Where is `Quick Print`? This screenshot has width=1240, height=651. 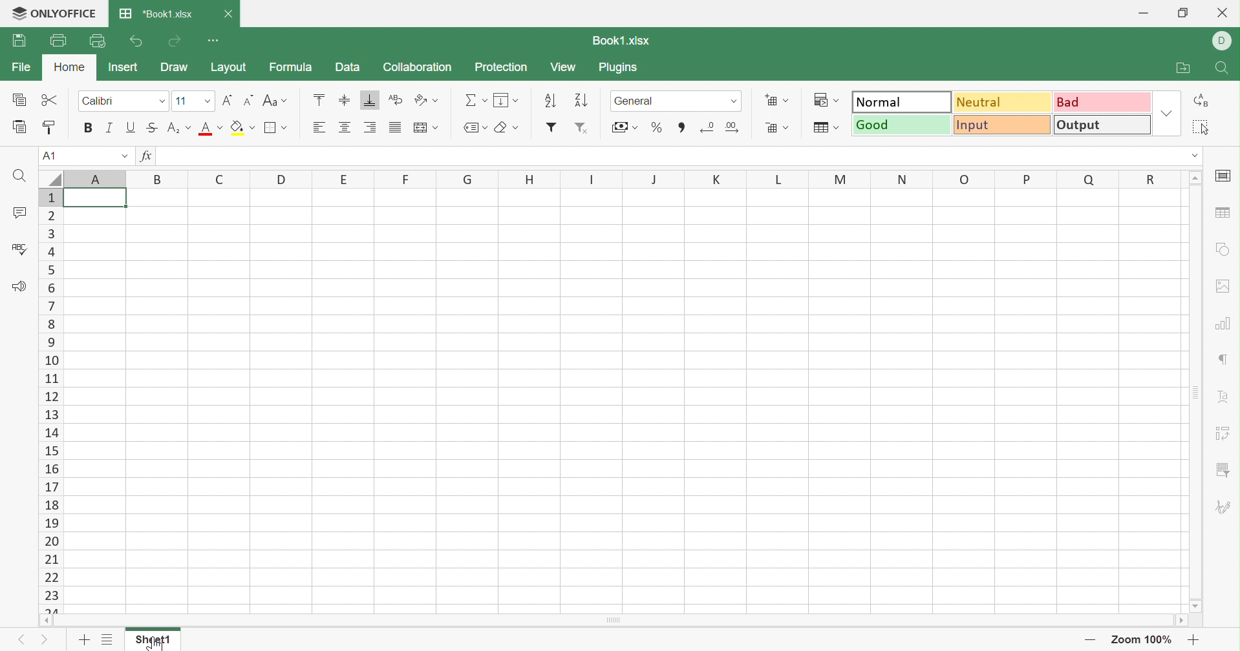
Quick Print is located at coordinates (97, 43).